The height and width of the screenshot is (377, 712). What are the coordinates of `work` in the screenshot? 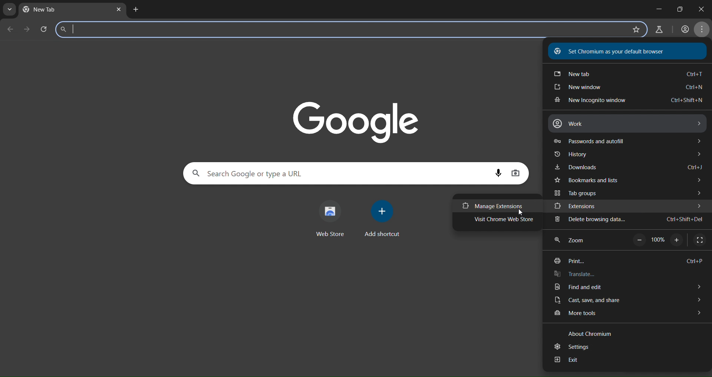 It's located at (628, 124).